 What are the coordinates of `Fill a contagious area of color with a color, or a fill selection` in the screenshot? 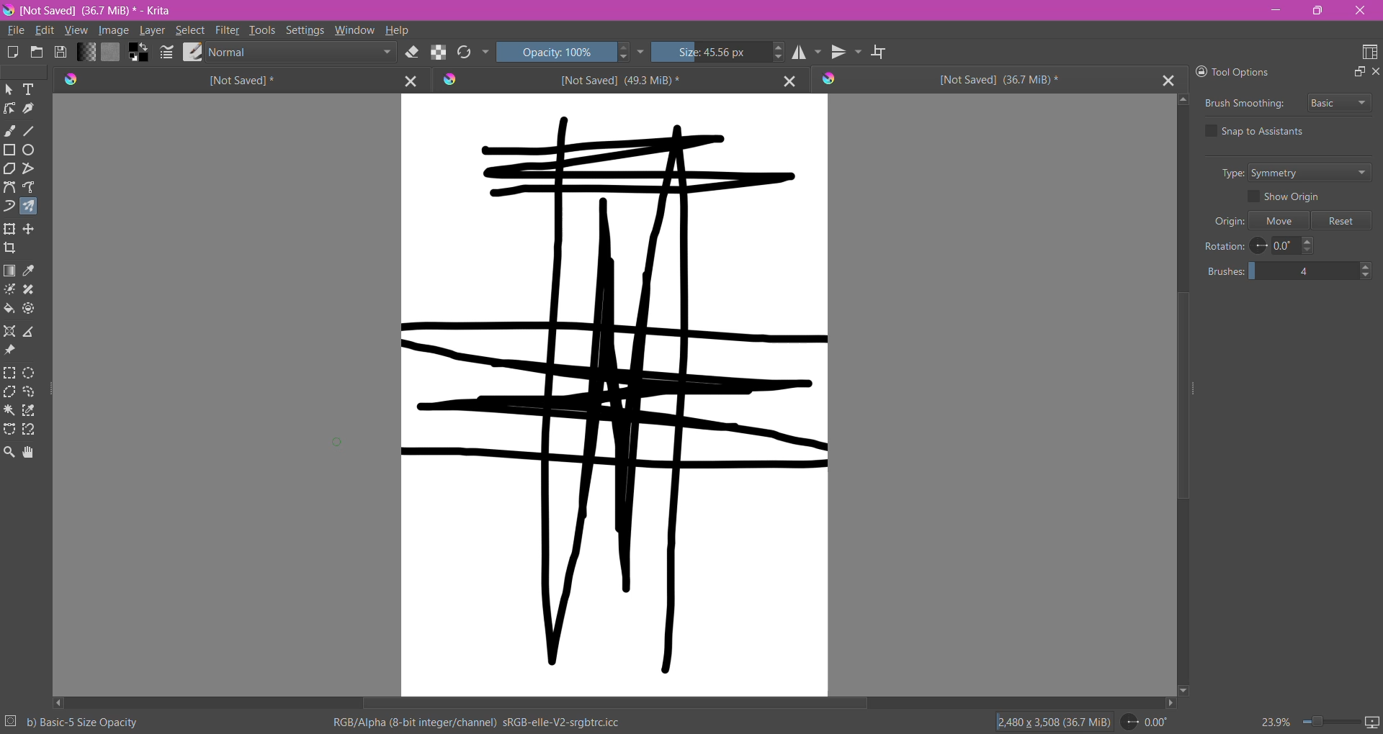 It's located at (10, 309).